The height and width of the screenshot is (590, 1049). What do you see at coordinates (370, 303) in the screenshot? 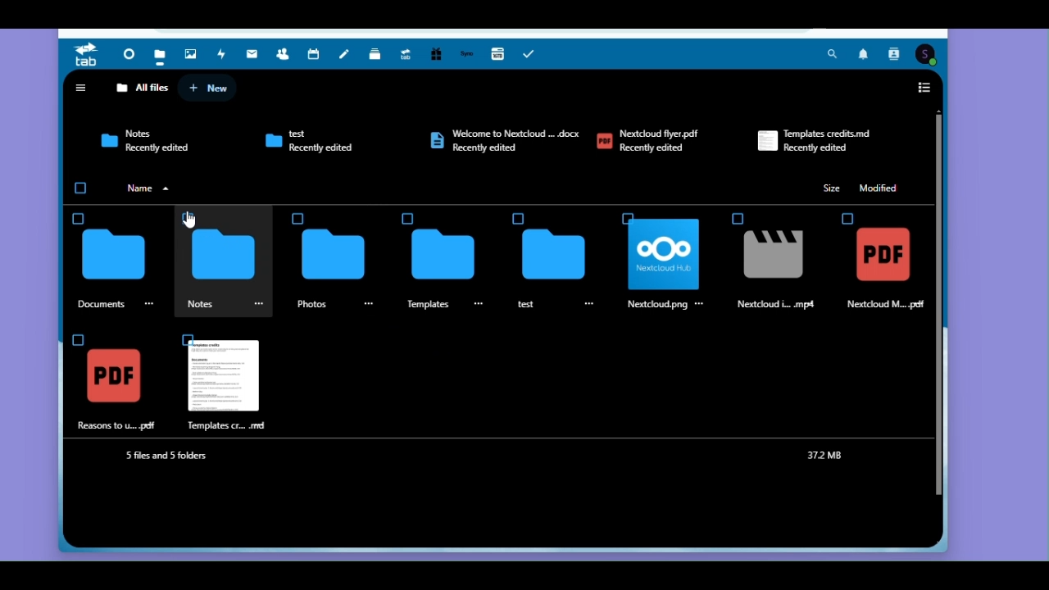
I see `` at bounding box center [370, 303].